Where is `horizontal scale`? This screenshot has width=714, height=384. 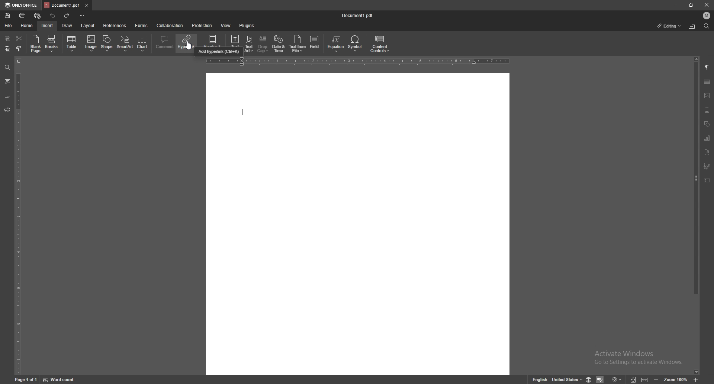 horizontal scale is located at coordinates (360, 61).